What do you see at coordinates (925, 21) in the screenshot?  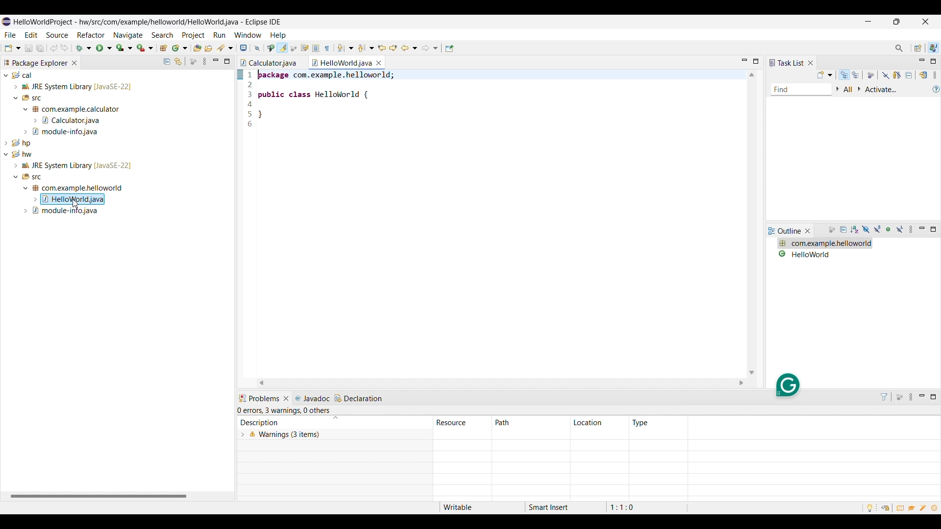 I see `Close interface` at bounding box center [925, 21].